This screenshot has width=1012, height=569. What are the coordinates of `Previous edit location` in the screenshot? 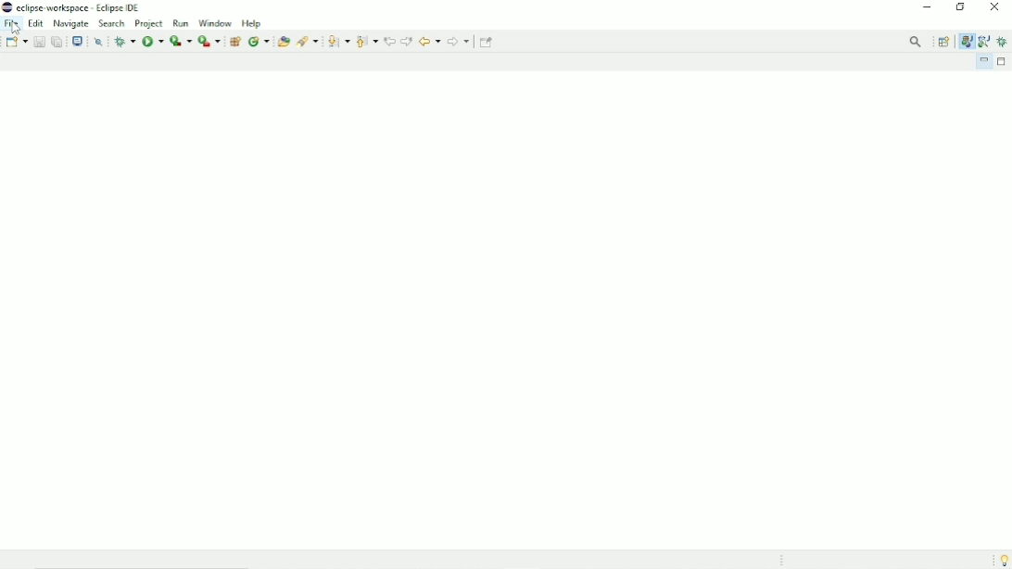 It's located at (389, 40).